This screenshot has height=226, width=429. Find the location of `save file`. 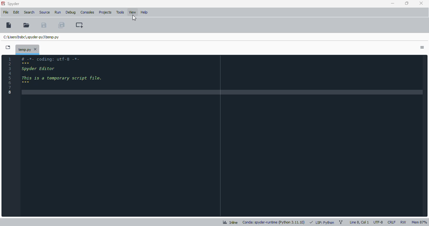

save file is located at coordinates (44, 25).